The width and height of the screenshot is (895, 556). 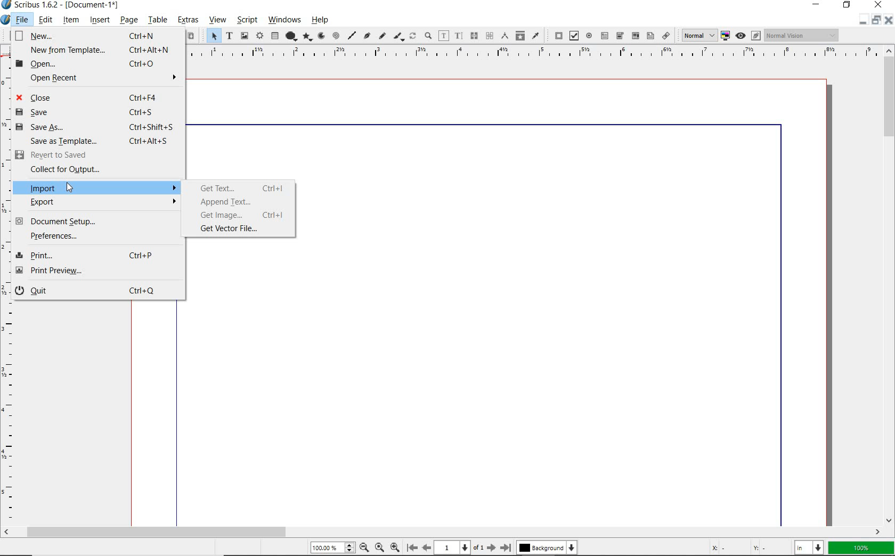 I want to click on Export, so click(x=98, y=203).